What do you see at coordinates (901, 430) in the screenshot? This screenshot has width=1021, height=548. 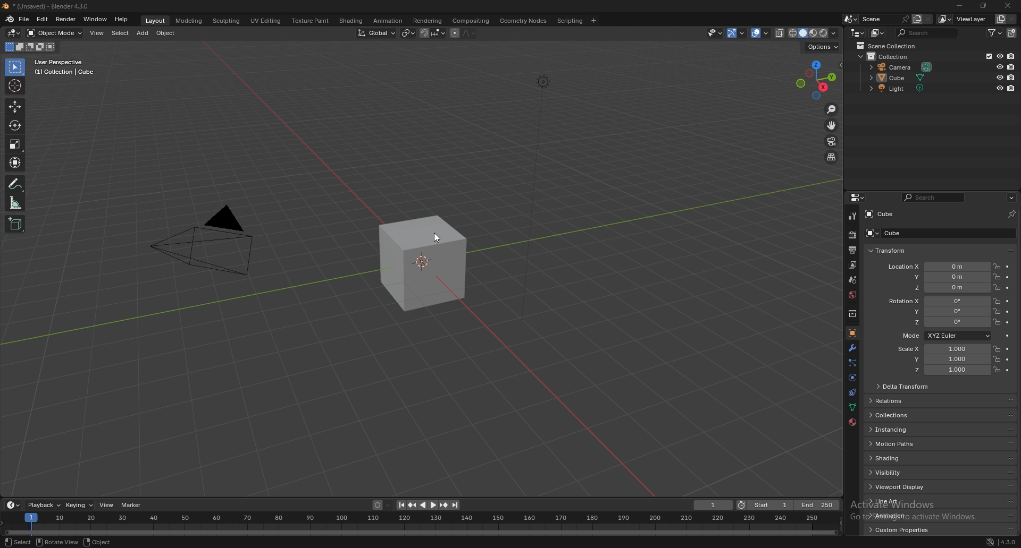 I see `instancing` at bounding box center [901, 430].